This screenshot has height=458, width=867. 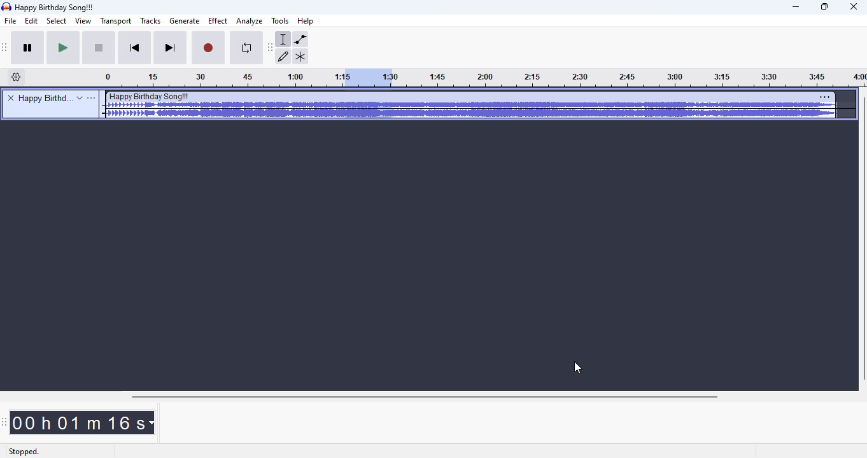 What do you see at coordinates (31, 21) in the screenshot?
I see `edit` at bounding box center [31, 21].